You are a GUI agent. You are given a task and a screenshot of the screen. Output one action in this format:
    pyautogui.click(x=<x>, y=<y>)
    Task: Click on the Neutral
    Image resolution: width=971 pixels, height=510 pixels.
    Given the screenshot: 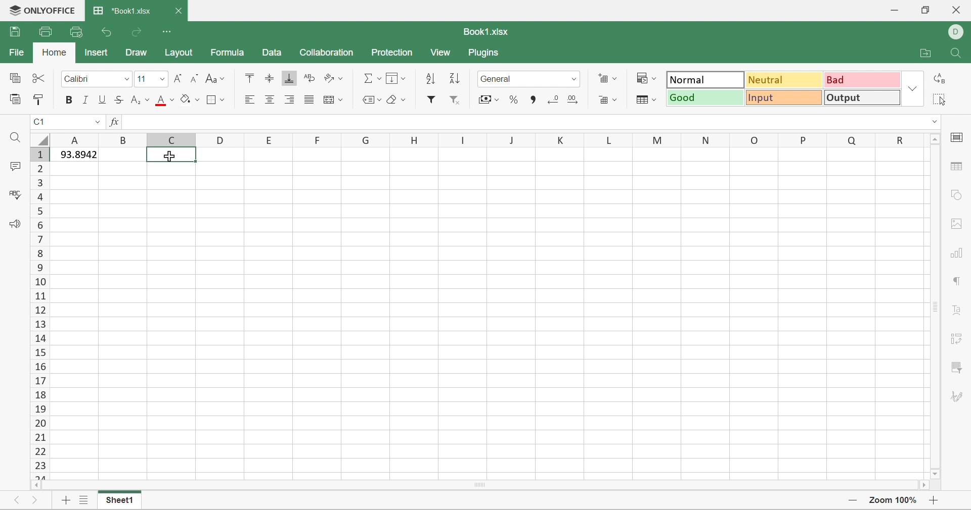 What is the action you would take?
    pyautogui.click(x=786, y=79)
    